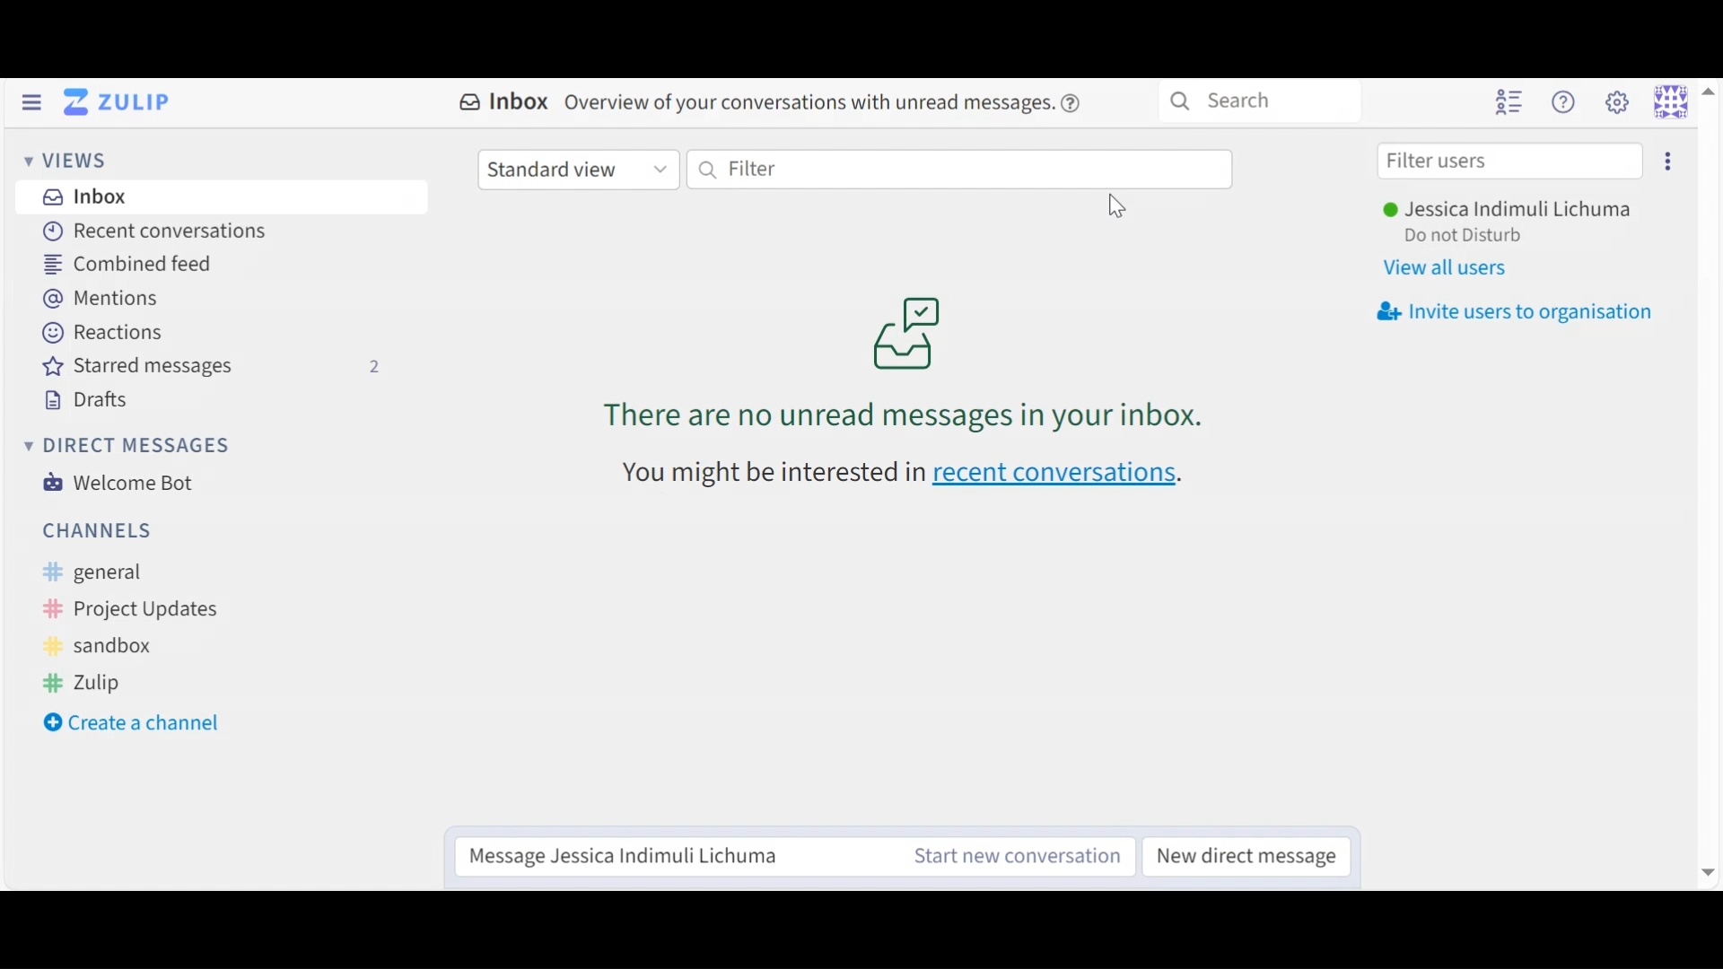 The image size is (1723, 969). What do you see at coordinates (125, 446) in the screenshot?
I see `Direct Messages` at bounding box center [125, 446].